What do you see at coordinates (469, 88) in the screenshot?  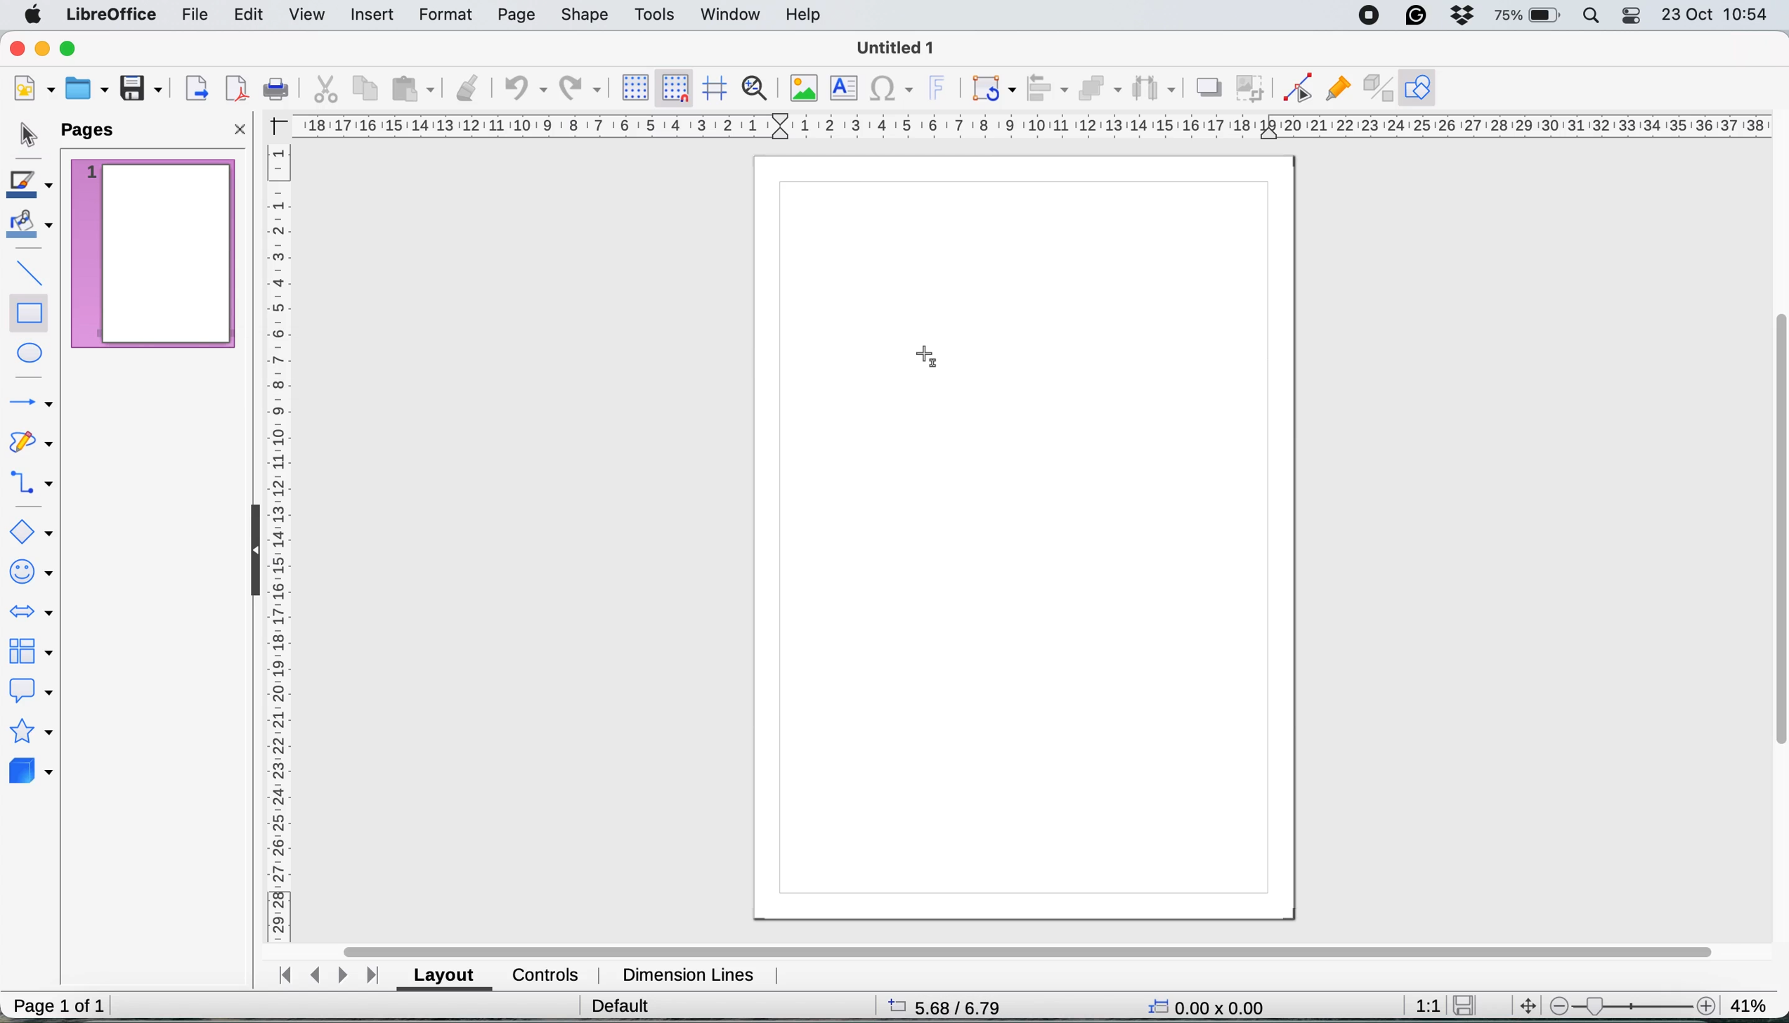 I see `clone formatting` at bounding box center [469, 88].